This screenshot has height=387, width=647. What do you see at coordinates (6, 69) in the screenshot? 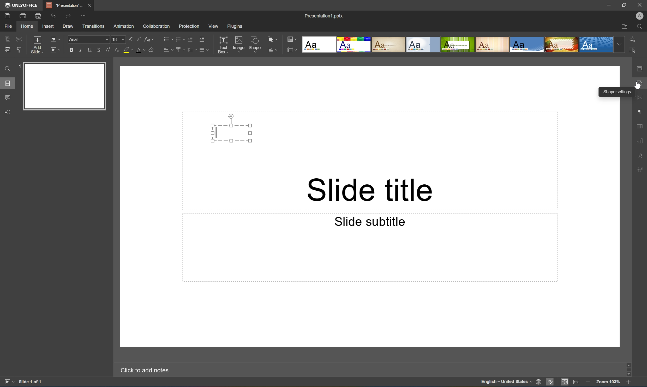
I see `Find` at bounding box center [6, 69].